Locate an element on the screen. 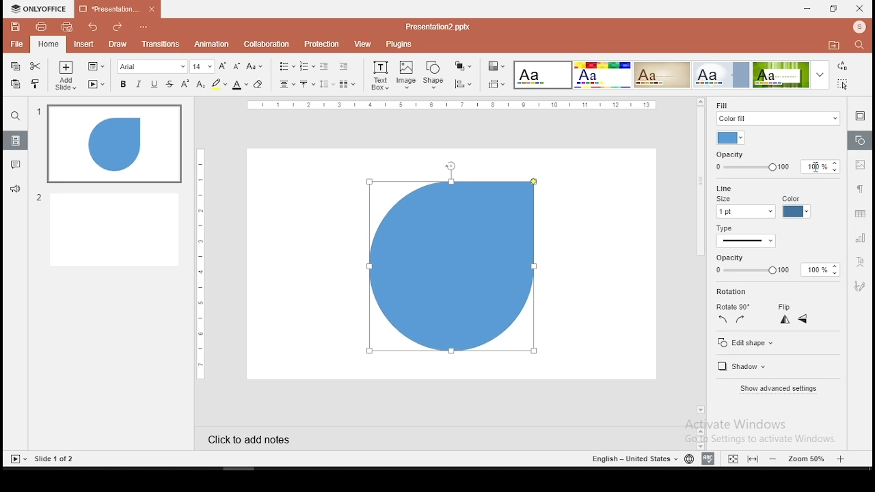  theme is located at coordinates (722, 74).